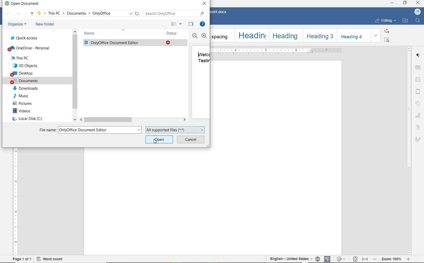  I want to click on new folder, so click(45, 25).